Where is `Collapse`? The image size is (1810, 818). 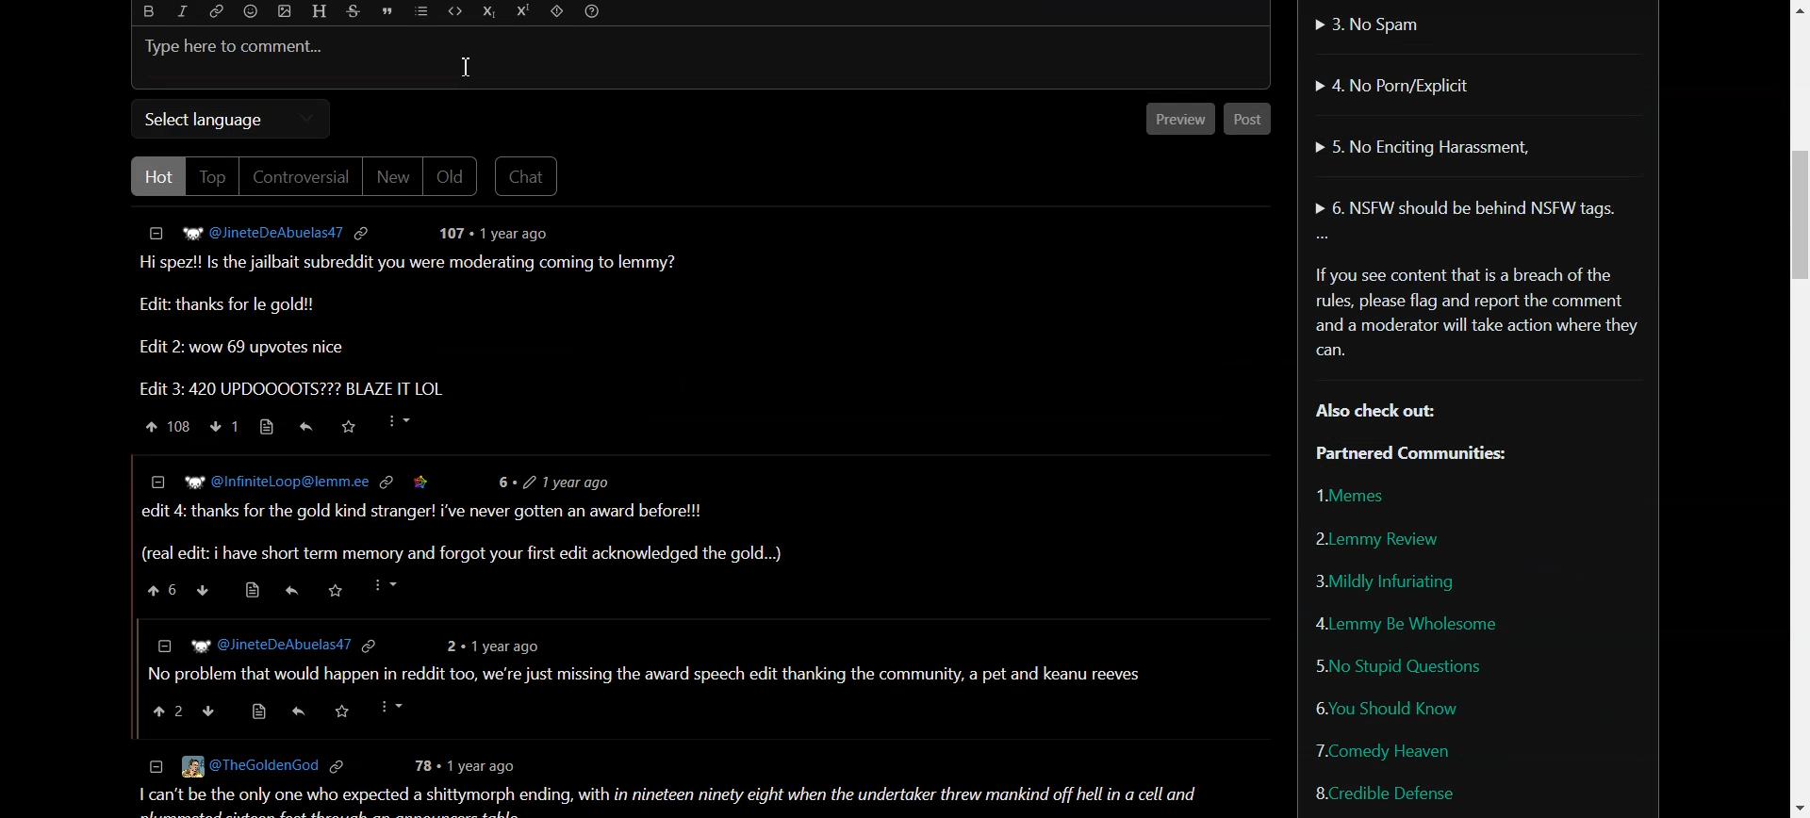
Collapse is located at coordinates (156, 233).